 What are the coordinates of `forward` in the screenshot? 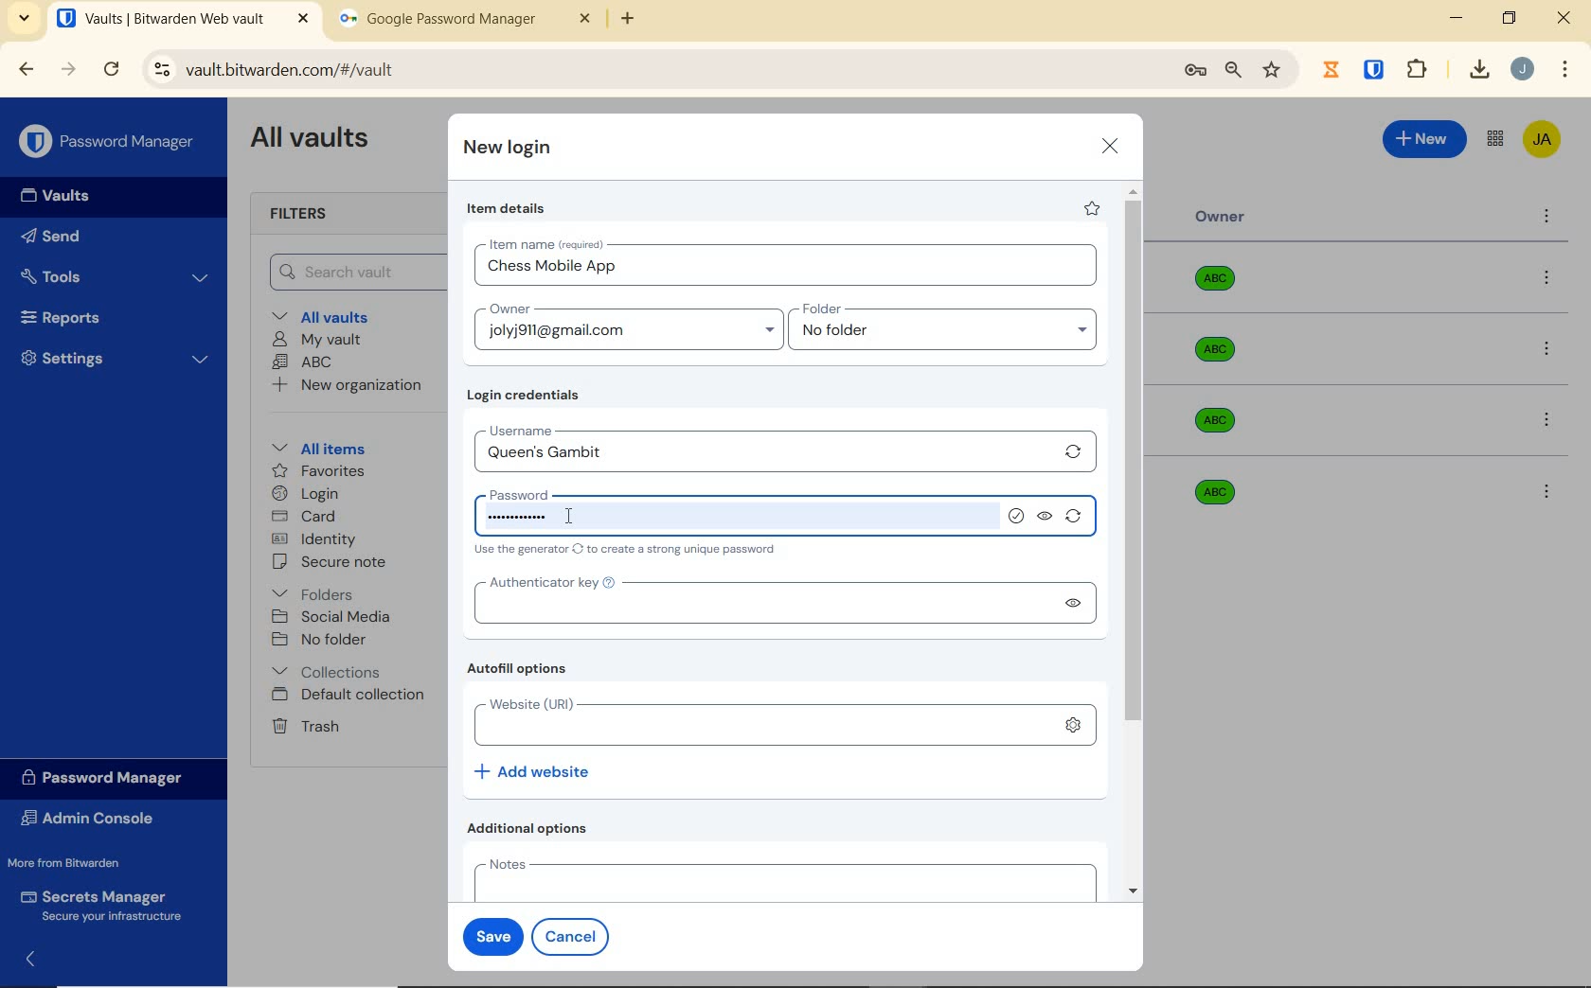 It's located at (69, 69).